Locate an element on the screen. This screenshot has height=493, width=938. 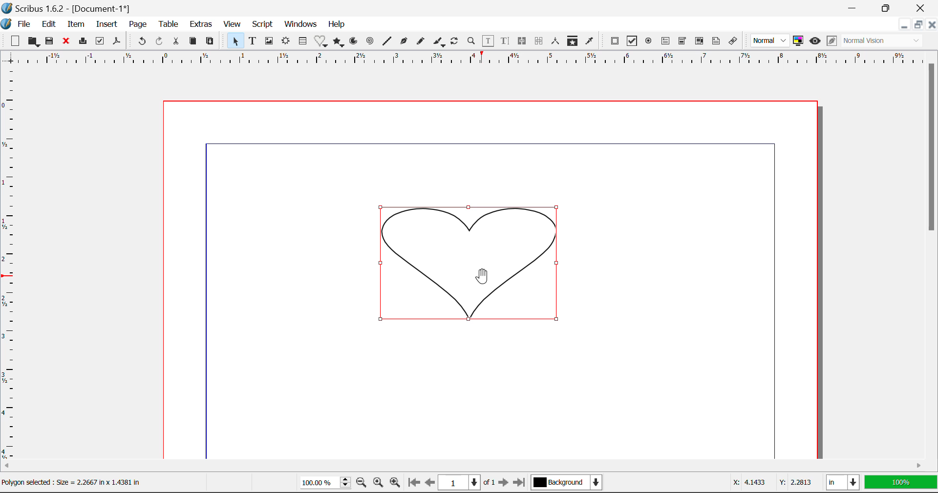
Next is located at coordinates (504, 483).